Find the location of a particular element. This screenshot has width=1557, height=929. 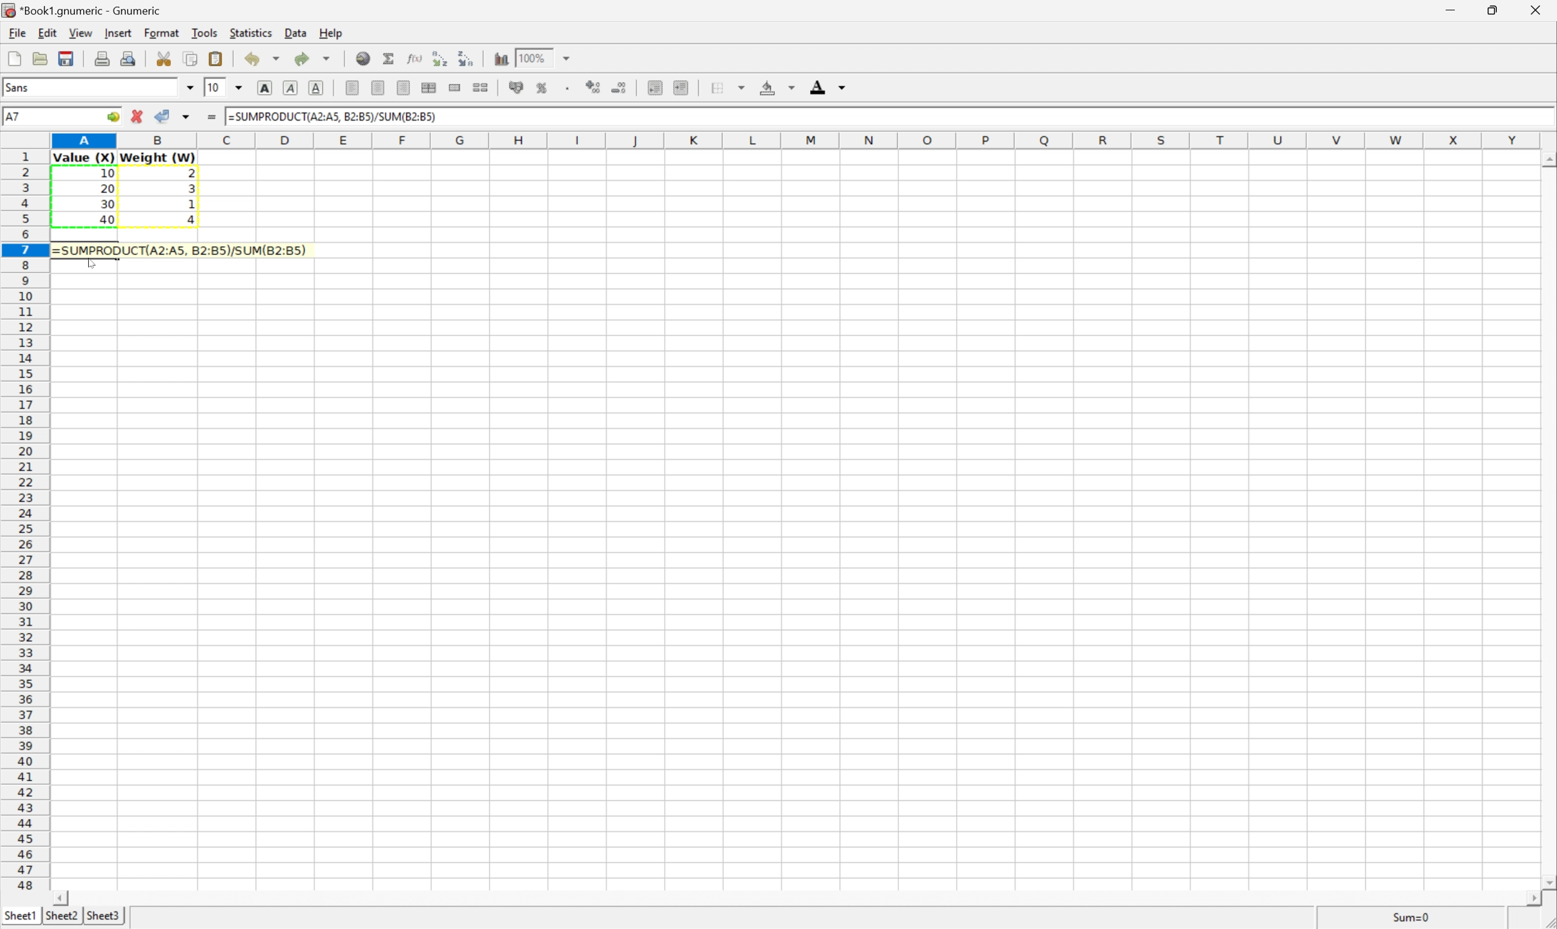

Merge a range of cells is located at coordinates (456, 88).